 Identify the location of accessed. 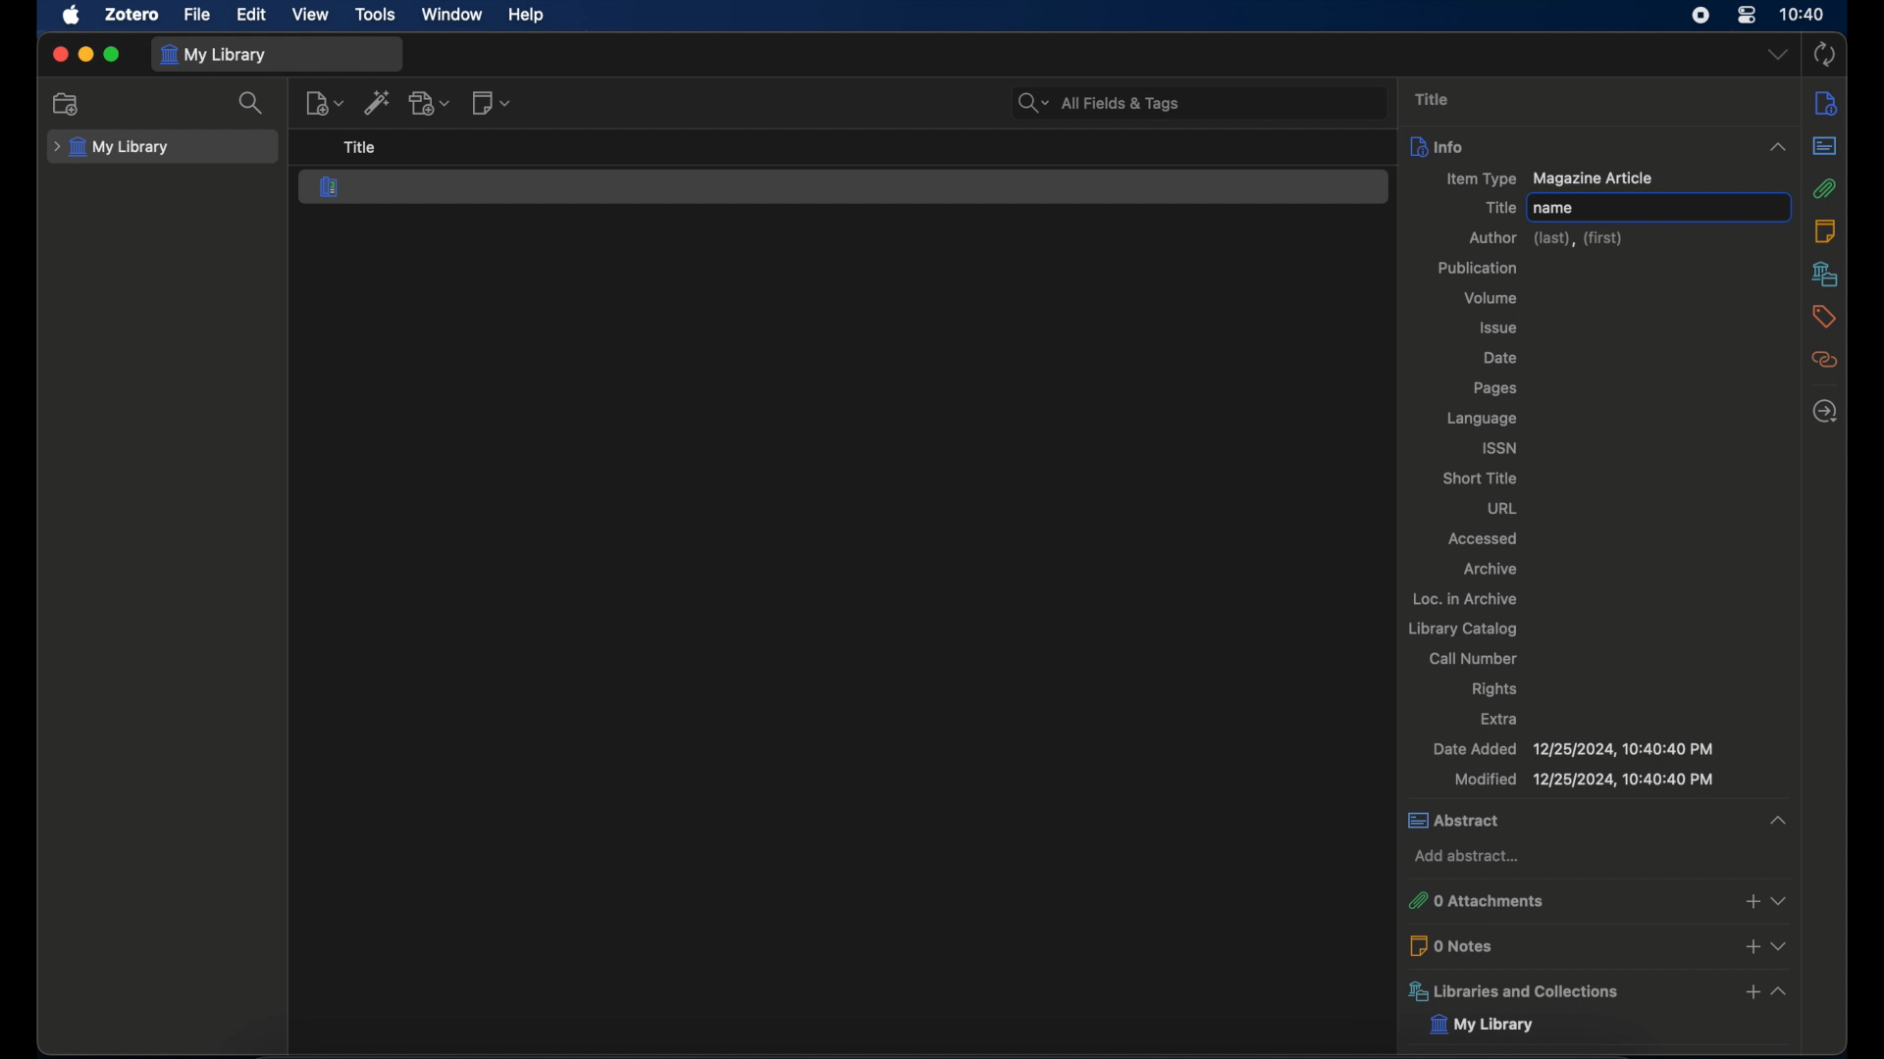
(1485, 538).